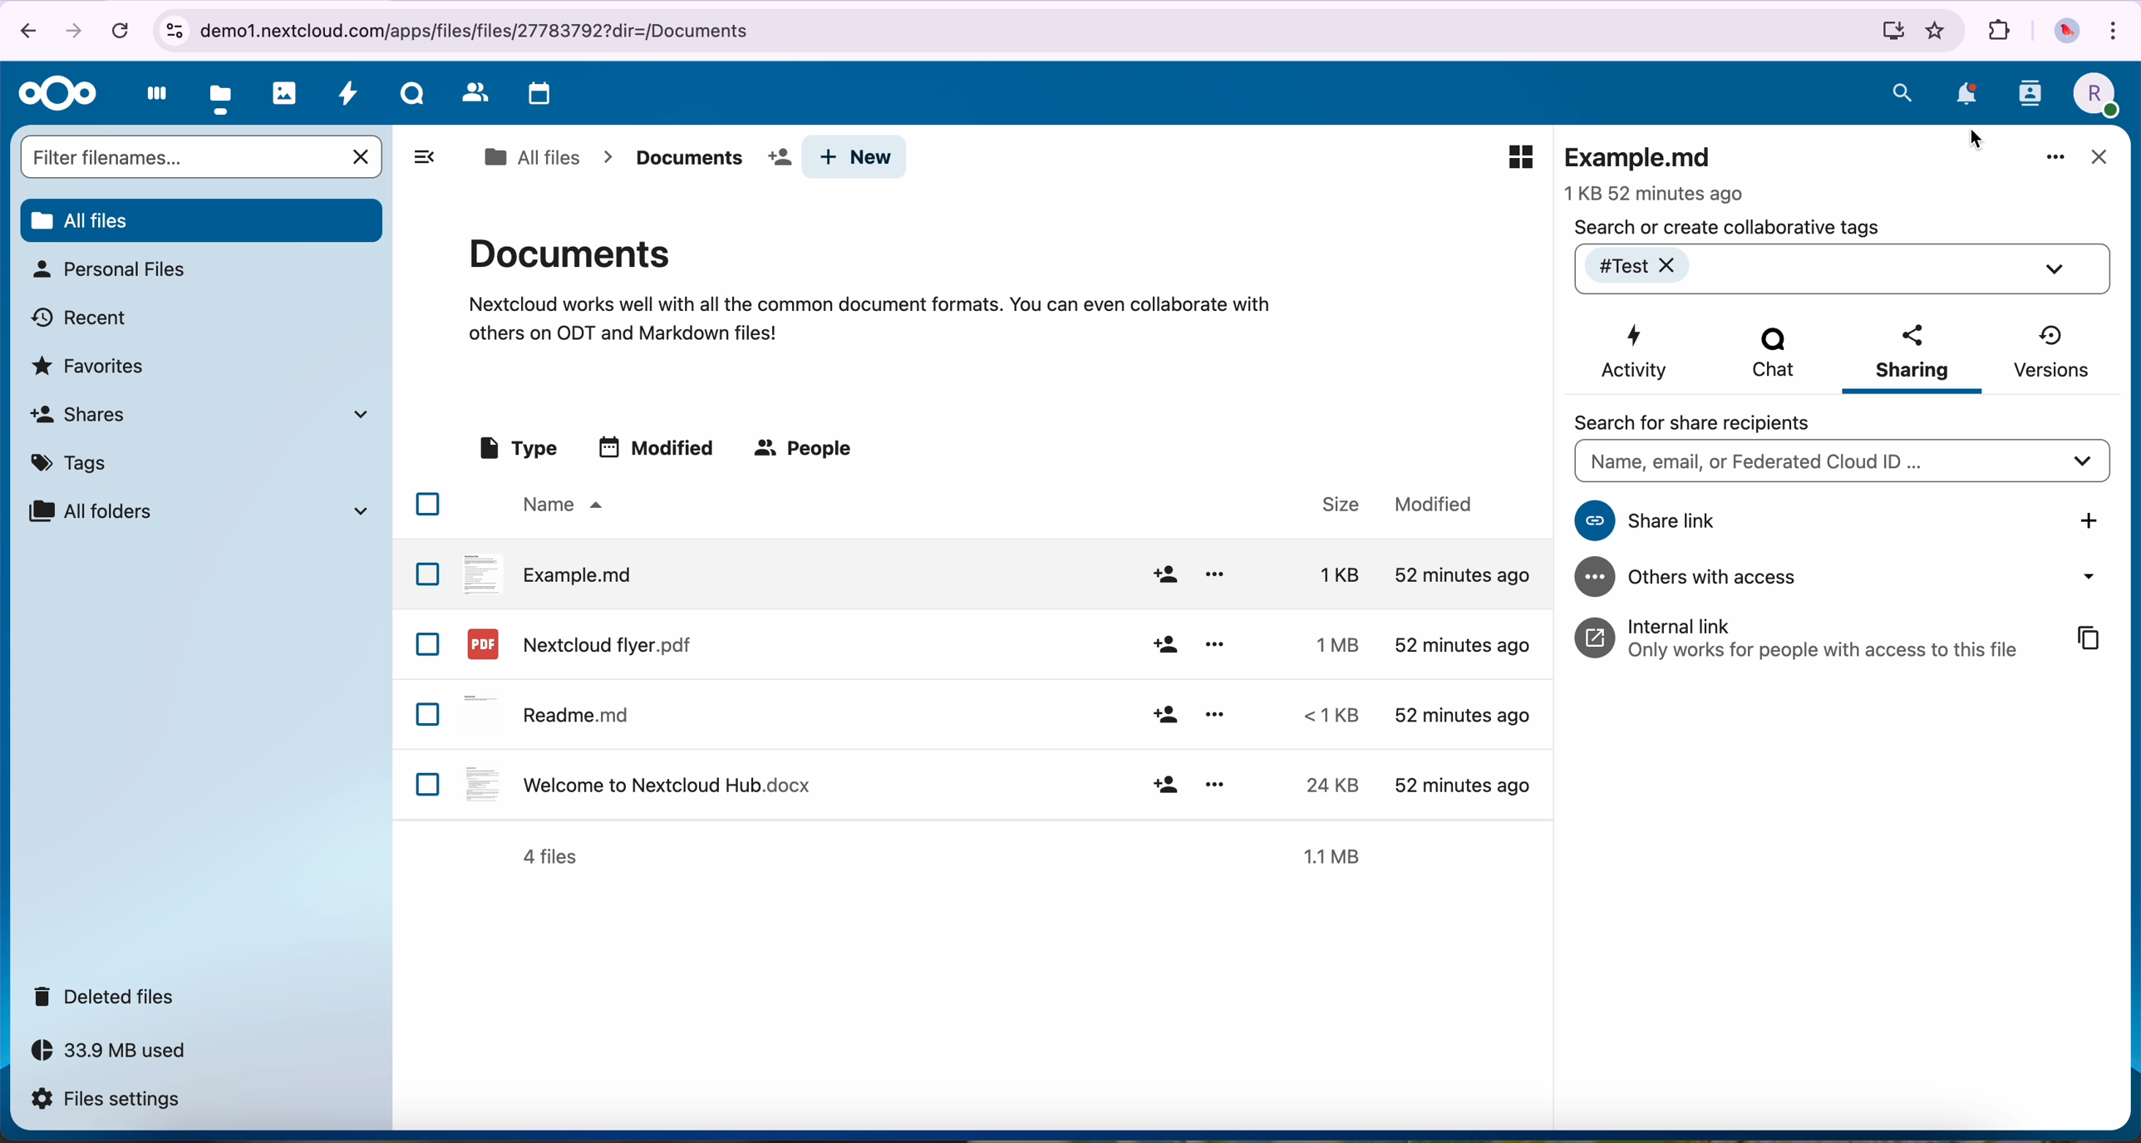  What do you see at coordinates (2090, 640) in the screenshot?
I see `copy` at bounding box center [2090, 640].